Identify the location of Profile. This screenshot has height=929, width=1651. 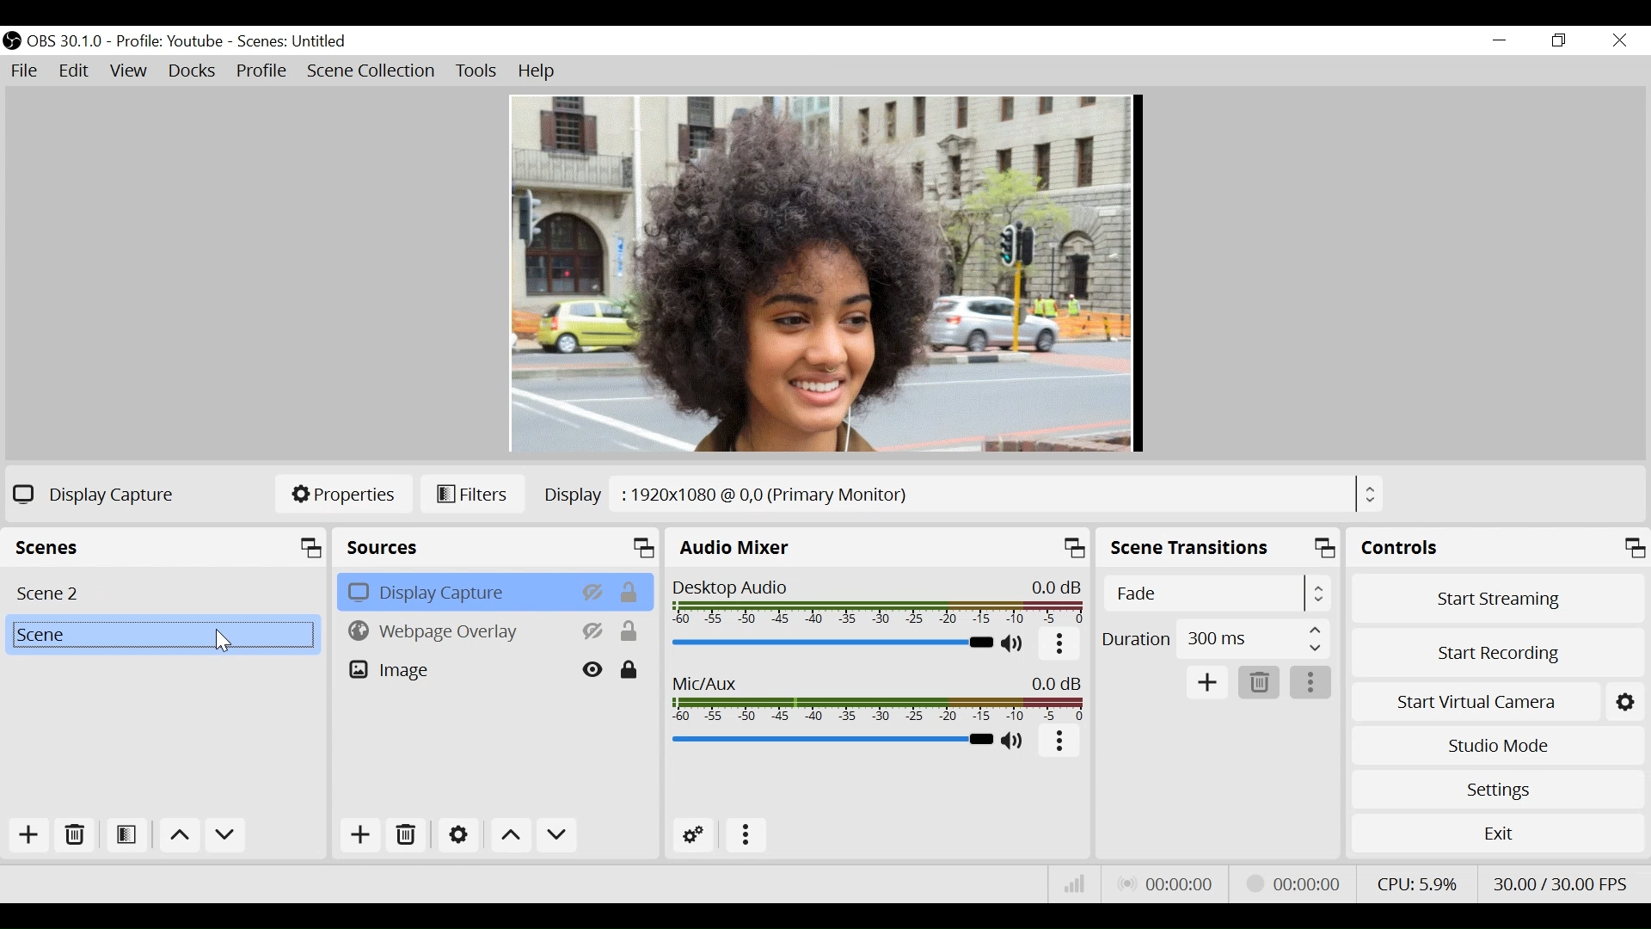
(261, 72).